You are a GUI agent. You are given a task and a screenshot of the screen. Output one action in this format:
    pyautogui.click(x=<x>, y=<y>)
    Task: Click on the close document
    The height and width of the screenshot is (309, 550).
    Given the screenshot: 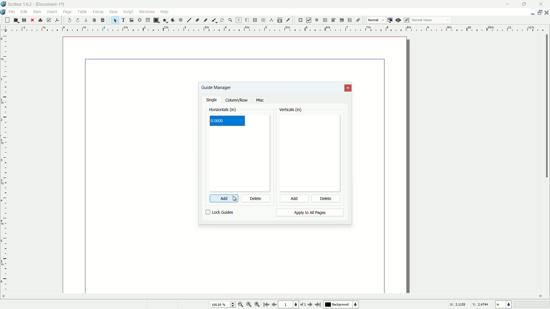 What is the action you would take?
    pyautogui.click(x=547, y=13)
    